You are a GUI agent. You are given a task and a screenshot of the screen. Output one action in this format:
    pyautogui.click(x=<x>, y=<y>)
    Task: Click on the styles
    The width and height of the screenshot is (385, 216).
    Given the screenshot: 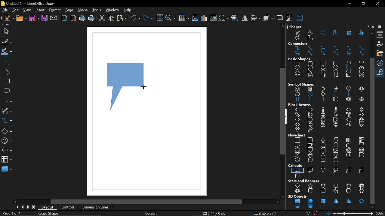 What is the action you would take?
    pyautogui.click(x=380, y=45)
    